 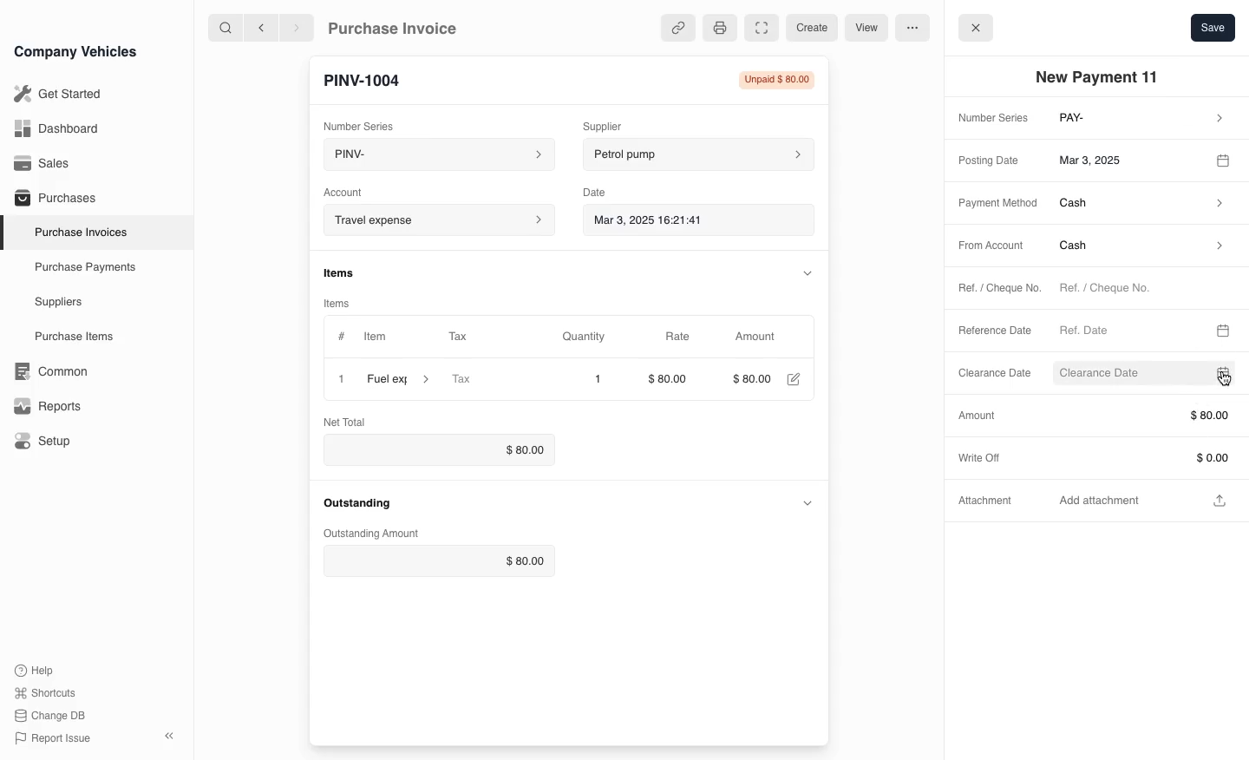 What do you see at coordinates (370, 79) in the screenshot?
I see `New Entry` at bounding box center [370, 79].